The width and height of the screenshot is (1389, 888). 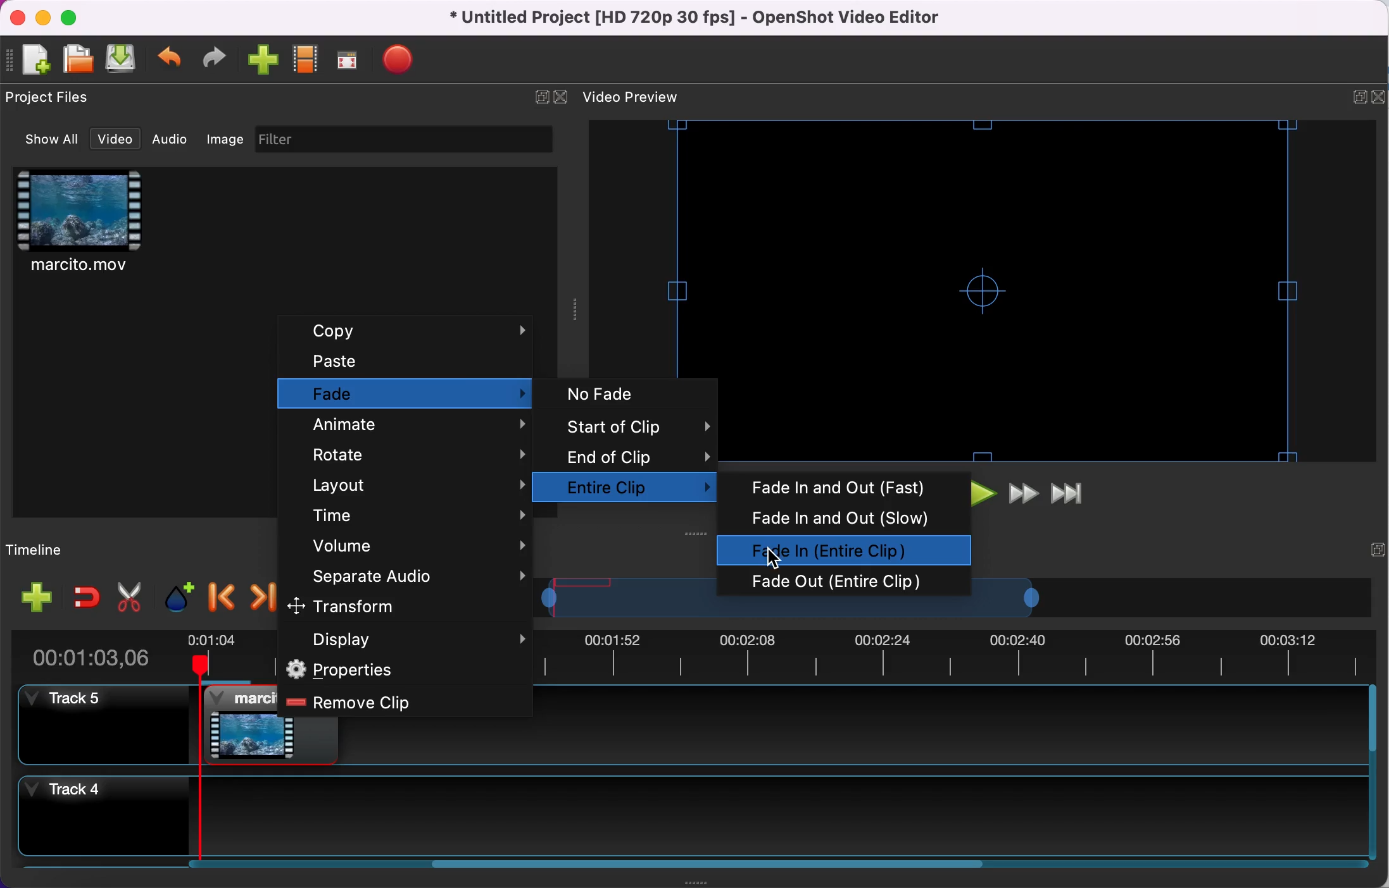 I want to click on video preview, so click(x=653, y=99).